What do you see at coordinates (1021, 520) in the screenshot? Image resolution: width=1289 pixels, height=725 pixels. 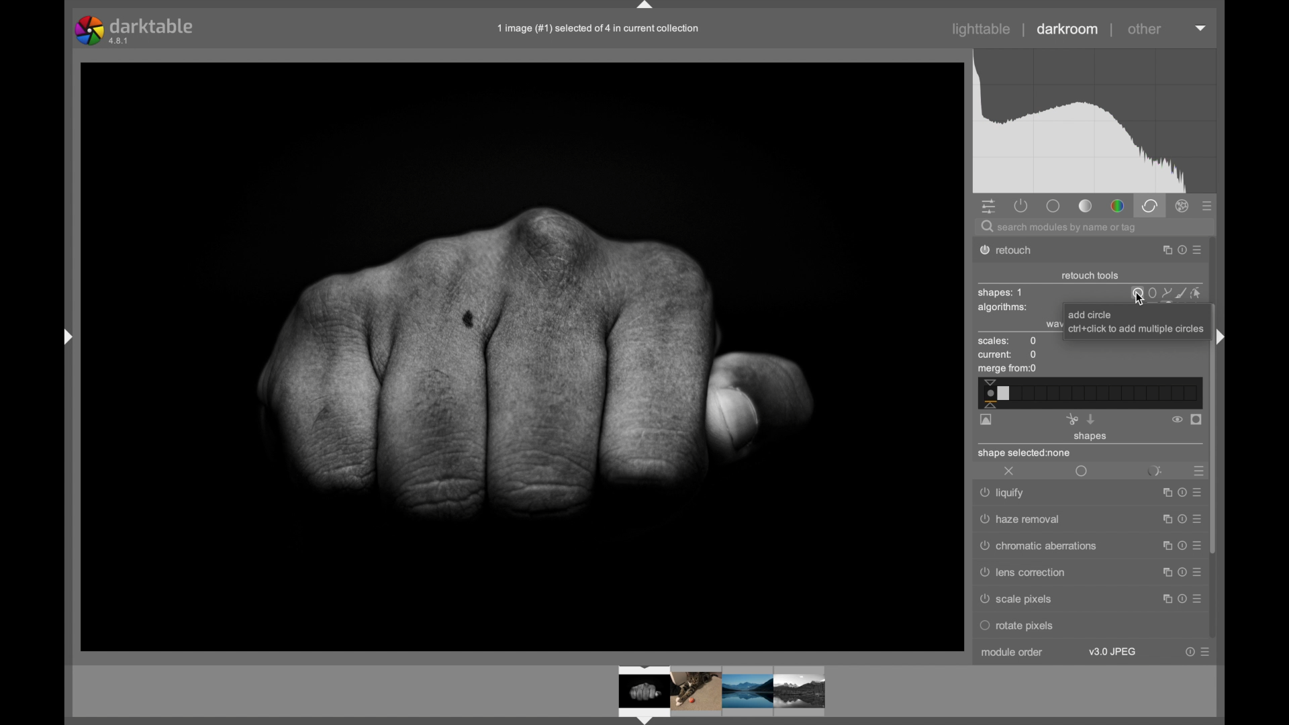 I see `haze removal` at bounding box center [1021, 520].